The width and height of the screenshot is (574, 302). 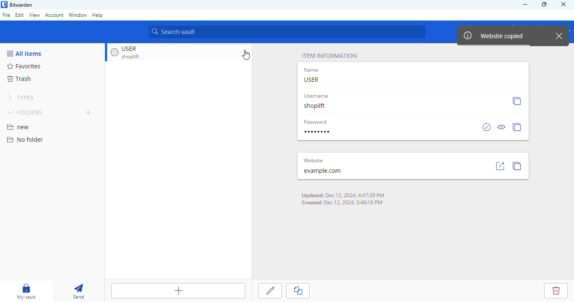 I want to click on copy URL, so click(x=518, y=165).